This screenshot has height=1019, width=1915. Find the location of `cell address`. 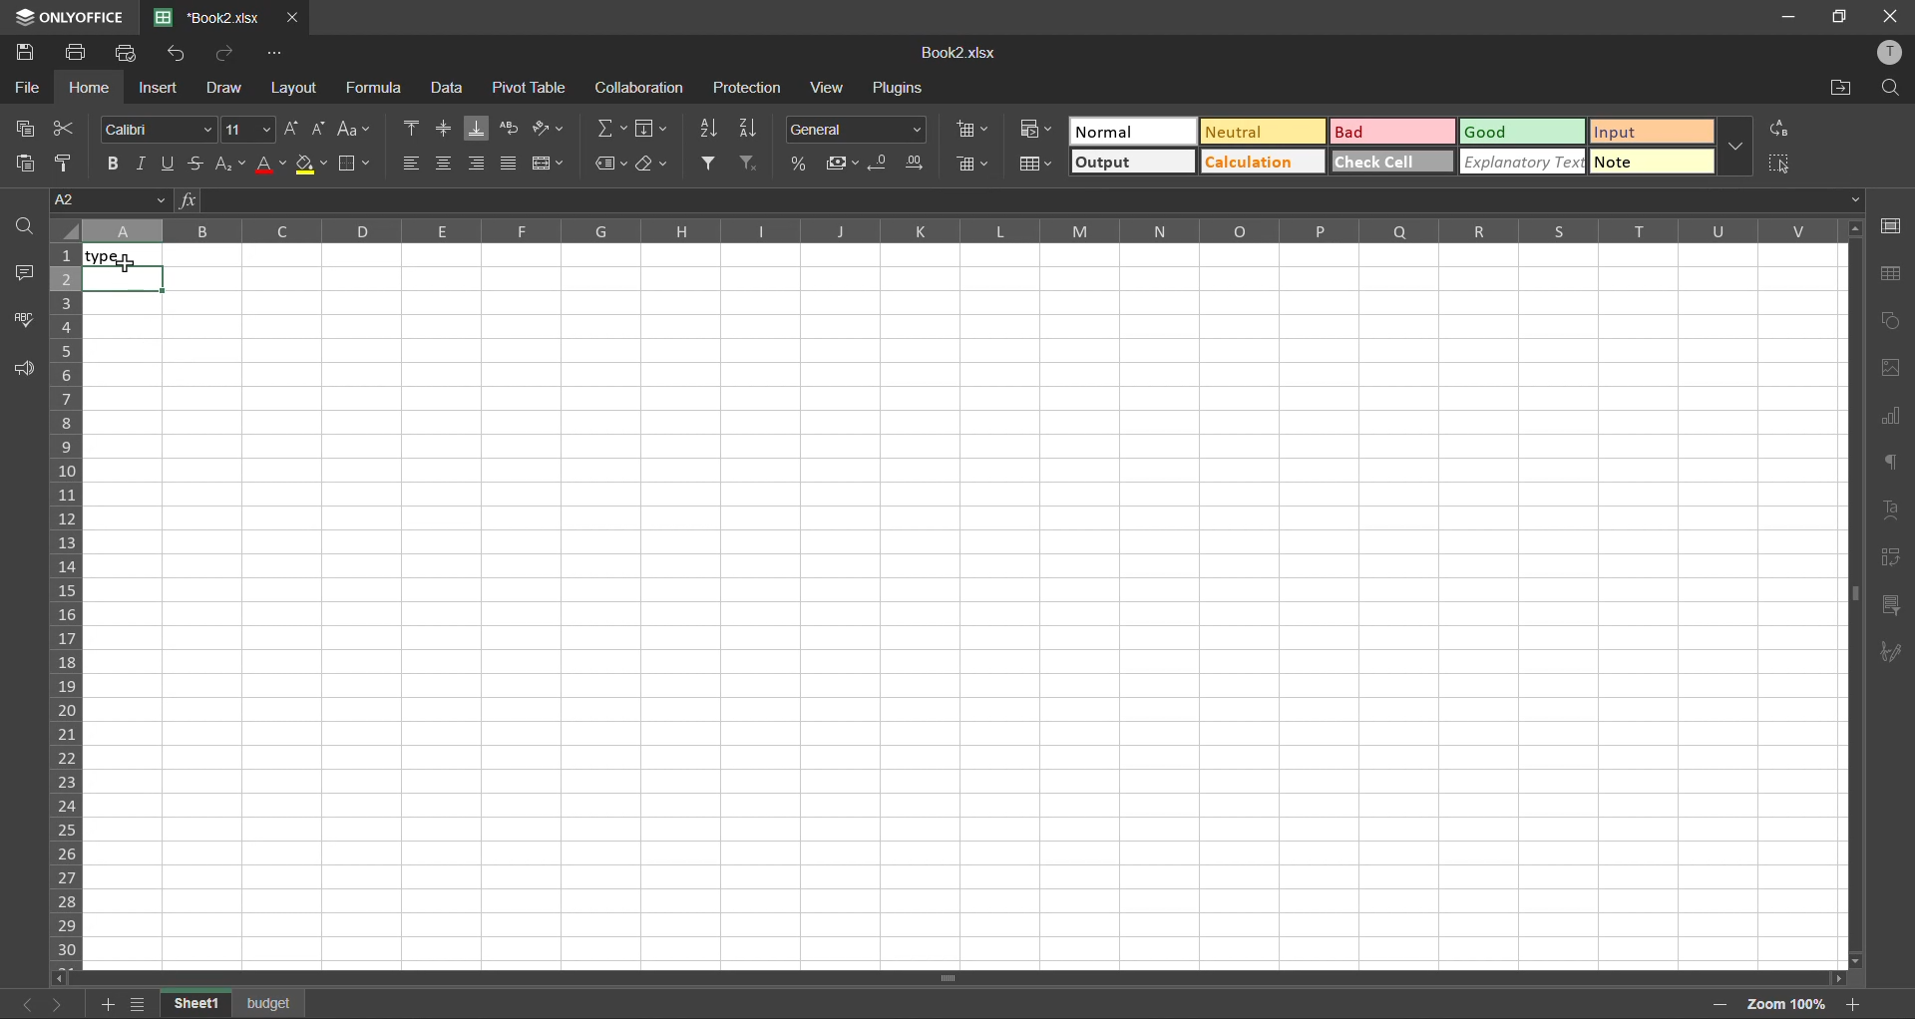

cell address is located at coordinates (109, 198).